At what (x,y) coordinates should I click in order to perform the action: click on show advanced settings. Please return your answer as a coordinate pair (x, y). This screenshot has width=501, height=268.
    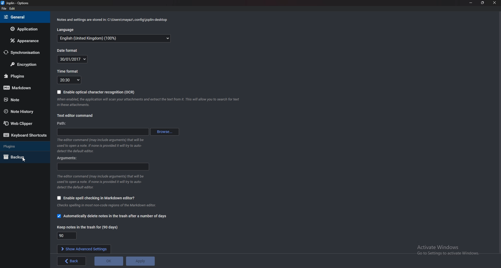
    Looking at the image, I should click on (83, 249).